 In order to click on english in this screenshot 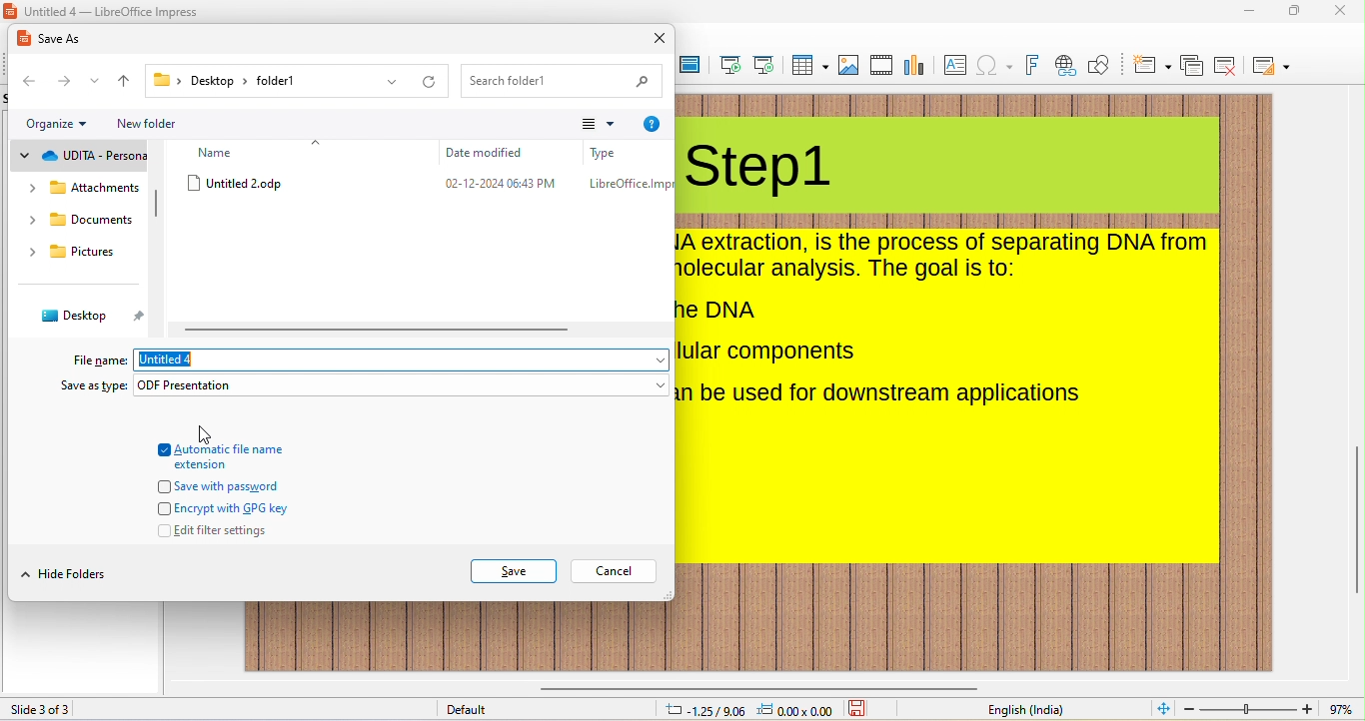, I will do `click(1024, 710)`.